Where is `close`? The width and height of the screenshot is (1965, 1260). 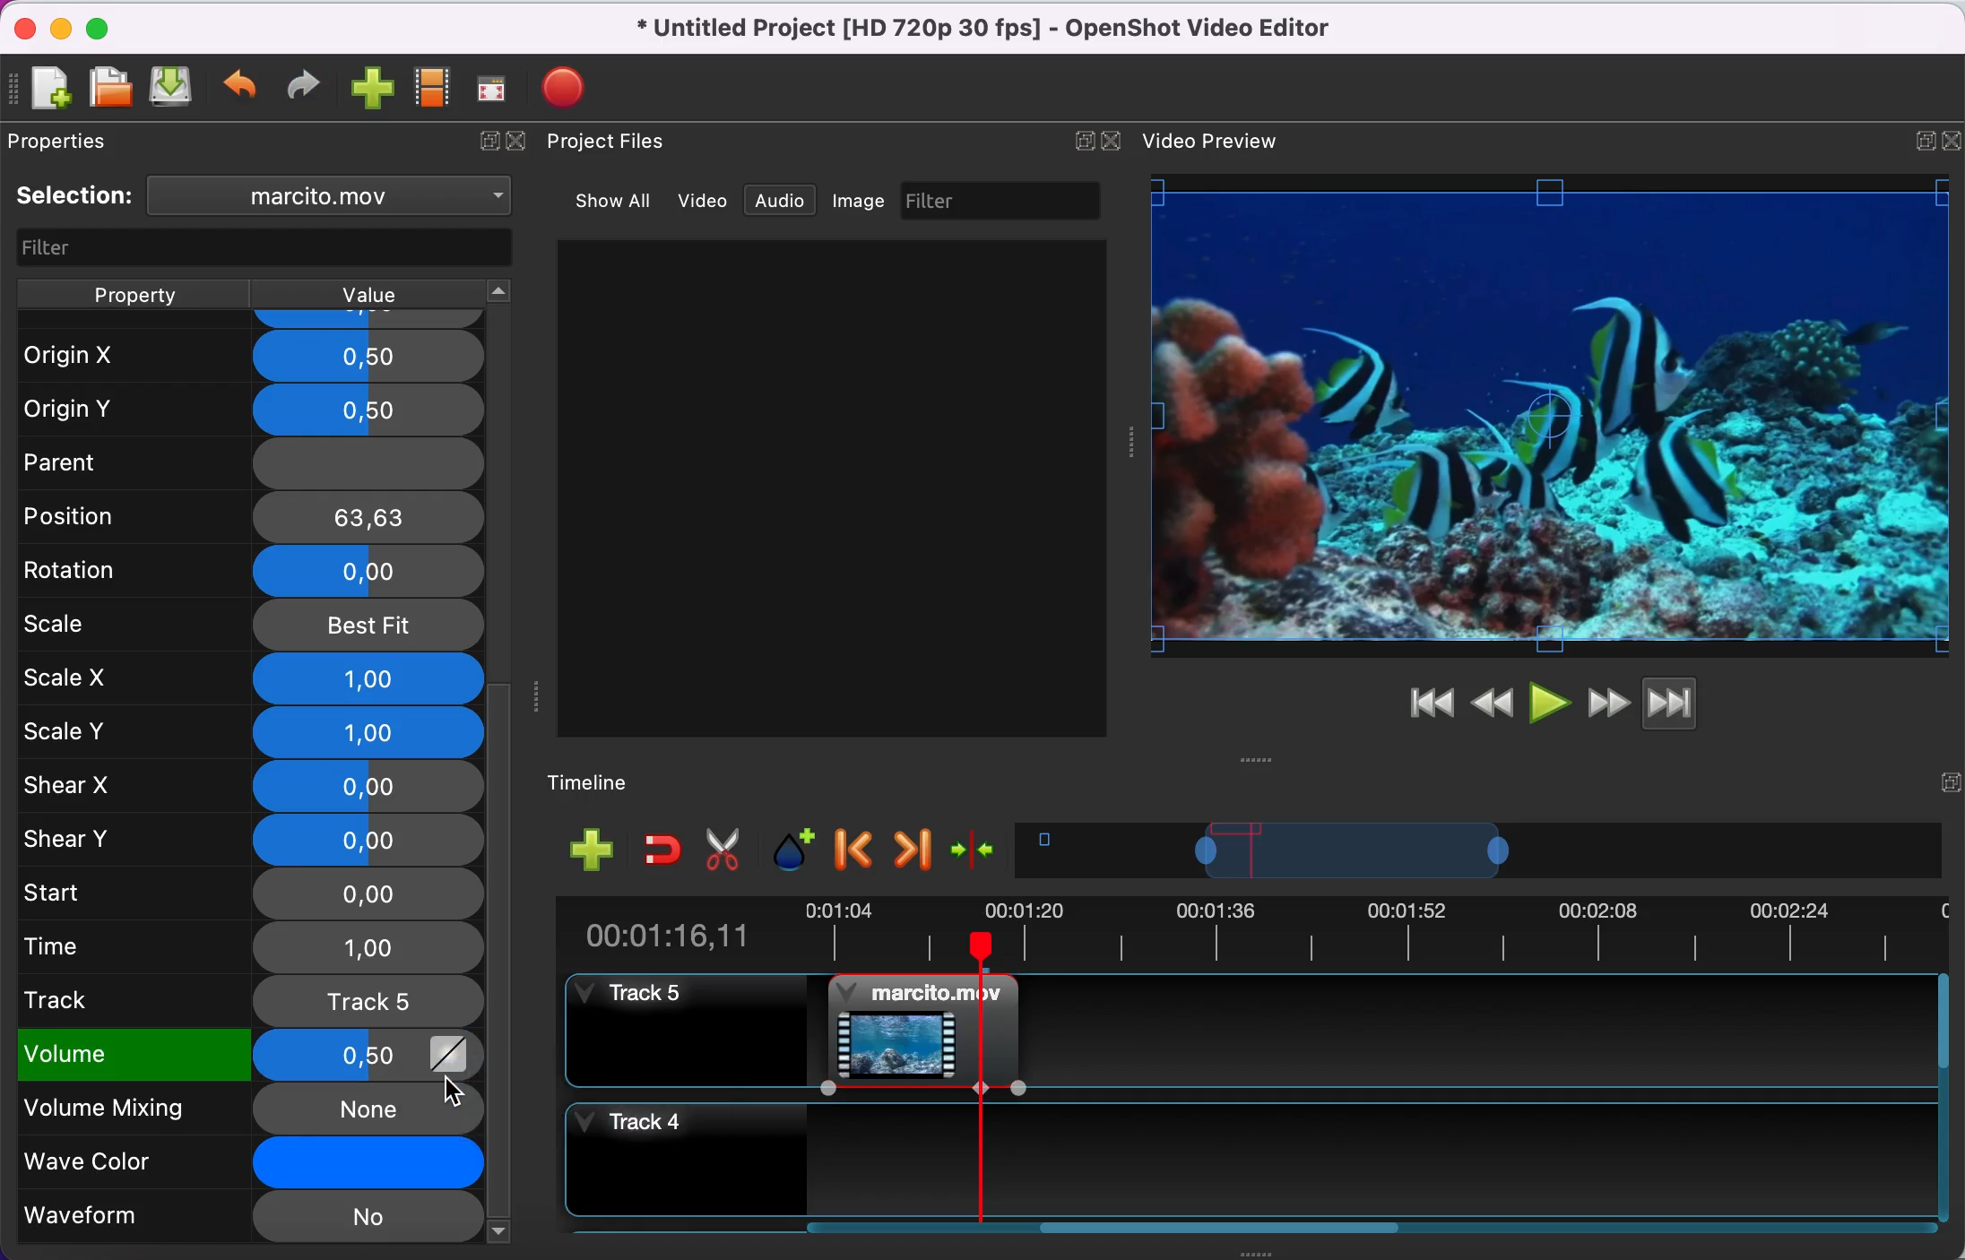 close is located at coordinates (524, 147).